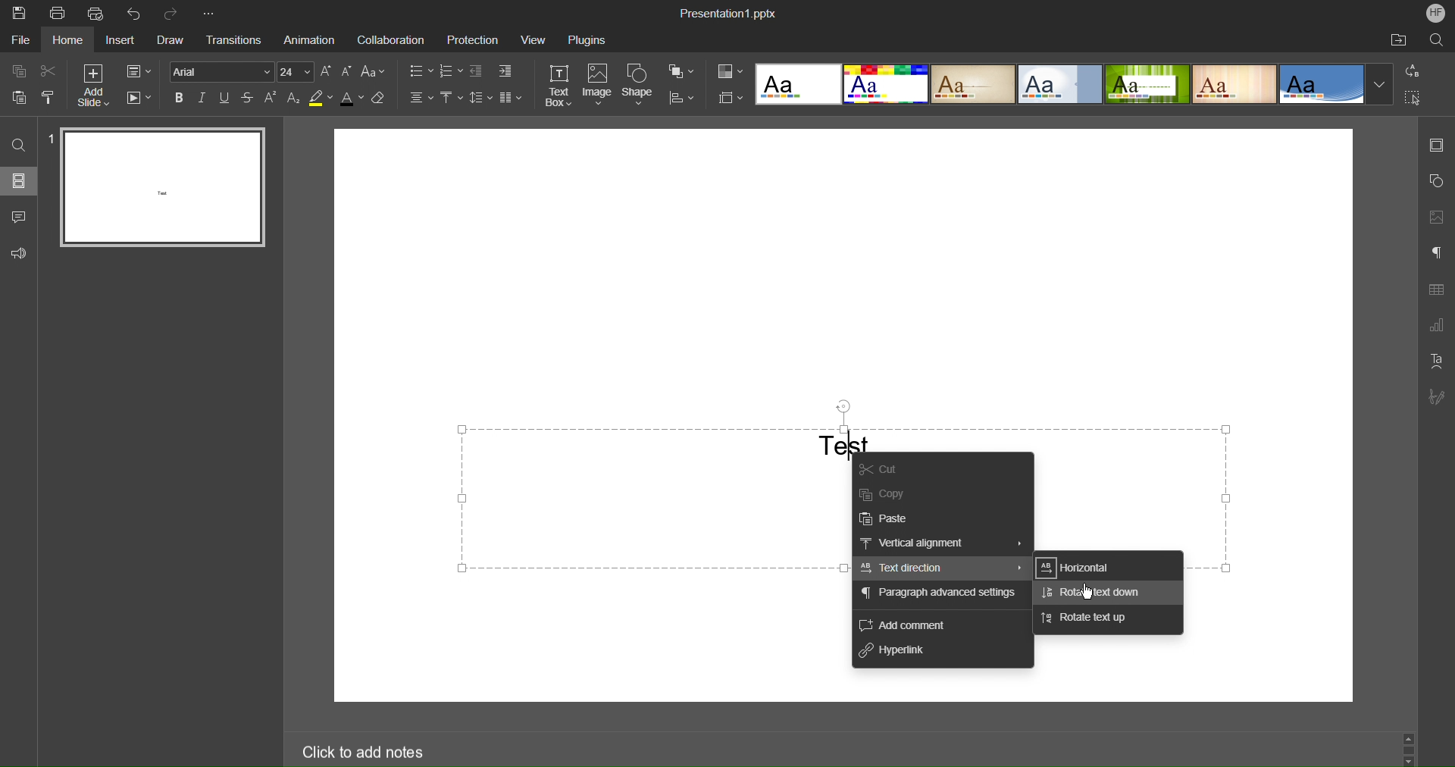 Image resolution: width=1455 pixels, height=767 pixels. What do you see at coordinates (19, 217) in the screenshot?
I see `Comment` at bounding box center [19, 217].